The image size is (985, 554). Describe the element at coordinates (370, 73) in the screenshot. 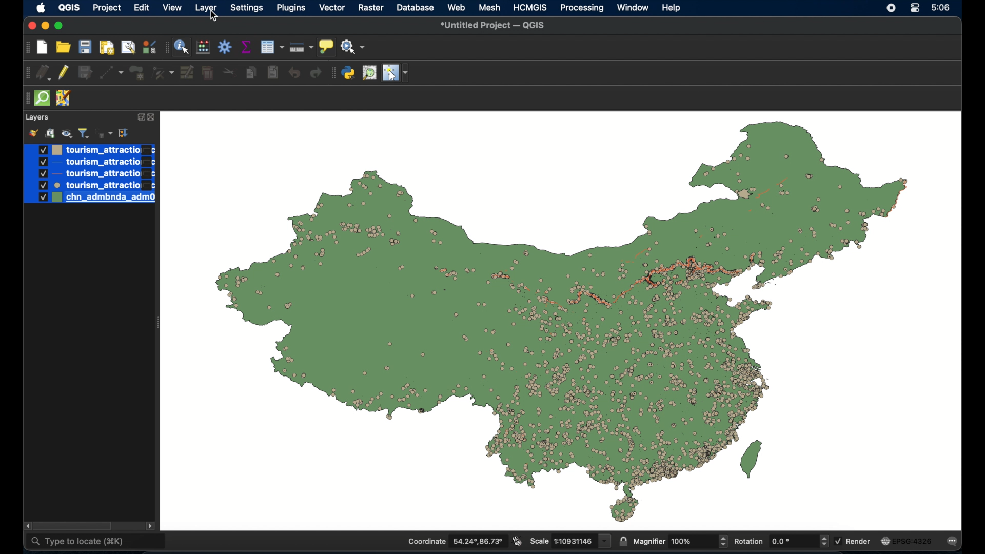

I see `osm place search` at that location.